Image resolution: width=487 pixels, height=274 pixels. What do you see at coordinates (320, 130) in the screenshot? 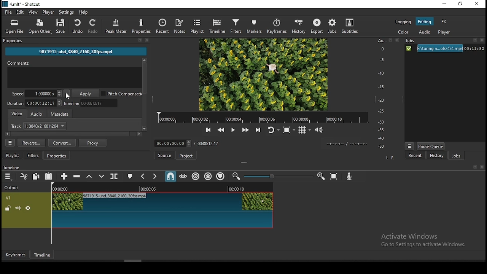
I see `show volume control` at bounding box center [320, 130].